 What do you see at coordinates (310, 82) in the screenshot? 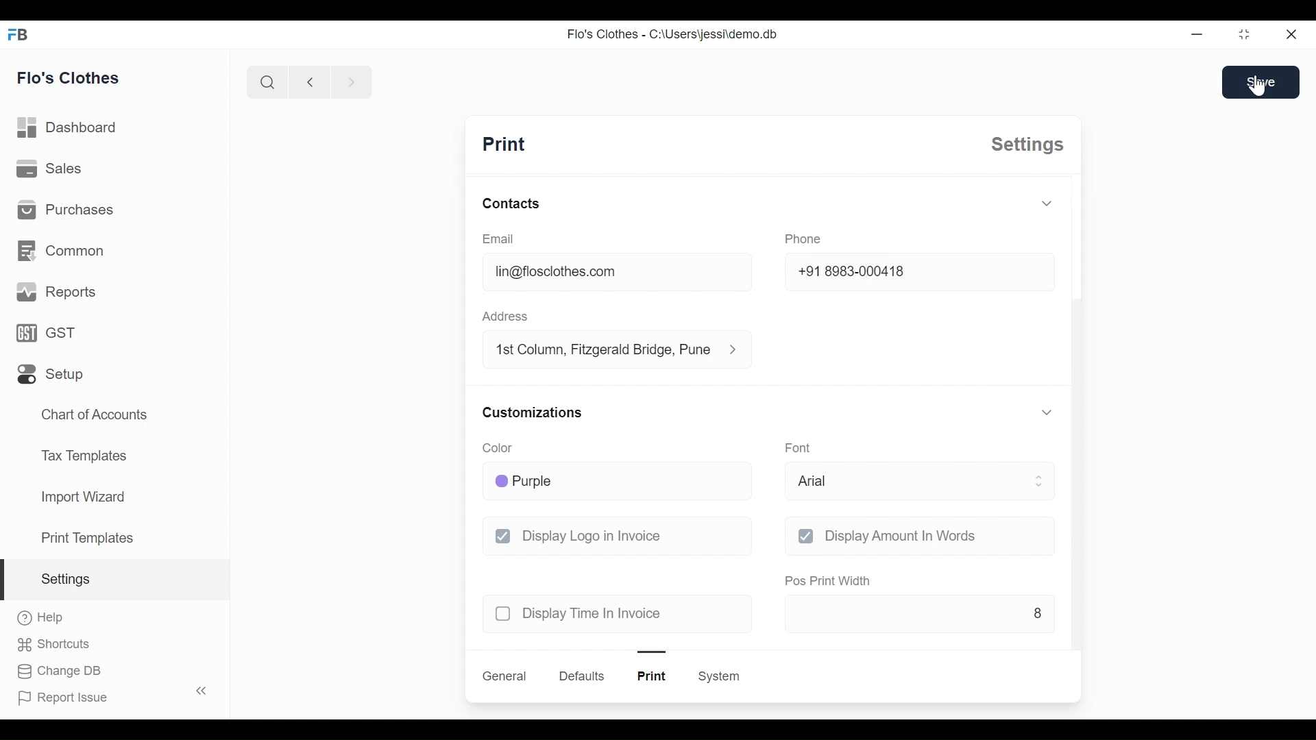
I see `previous` at bounding box center [310, 82].